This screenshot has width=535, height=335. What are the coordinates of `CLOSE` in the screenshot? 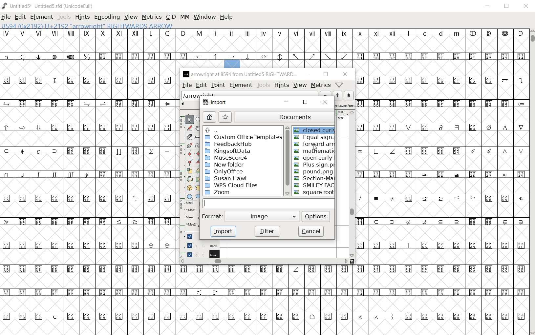 It's located at (526, 7).